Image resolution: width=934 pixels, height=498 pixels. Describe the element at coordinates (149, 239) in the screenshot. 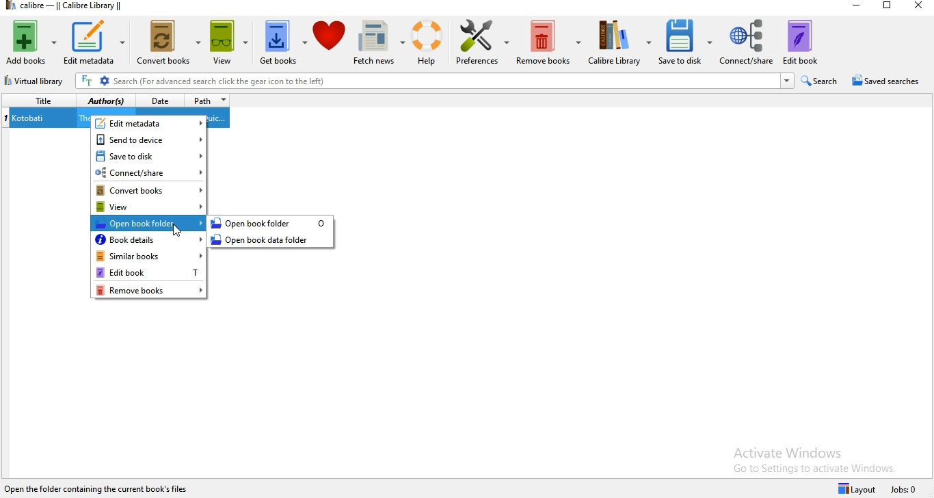

I see `book details` at that location.